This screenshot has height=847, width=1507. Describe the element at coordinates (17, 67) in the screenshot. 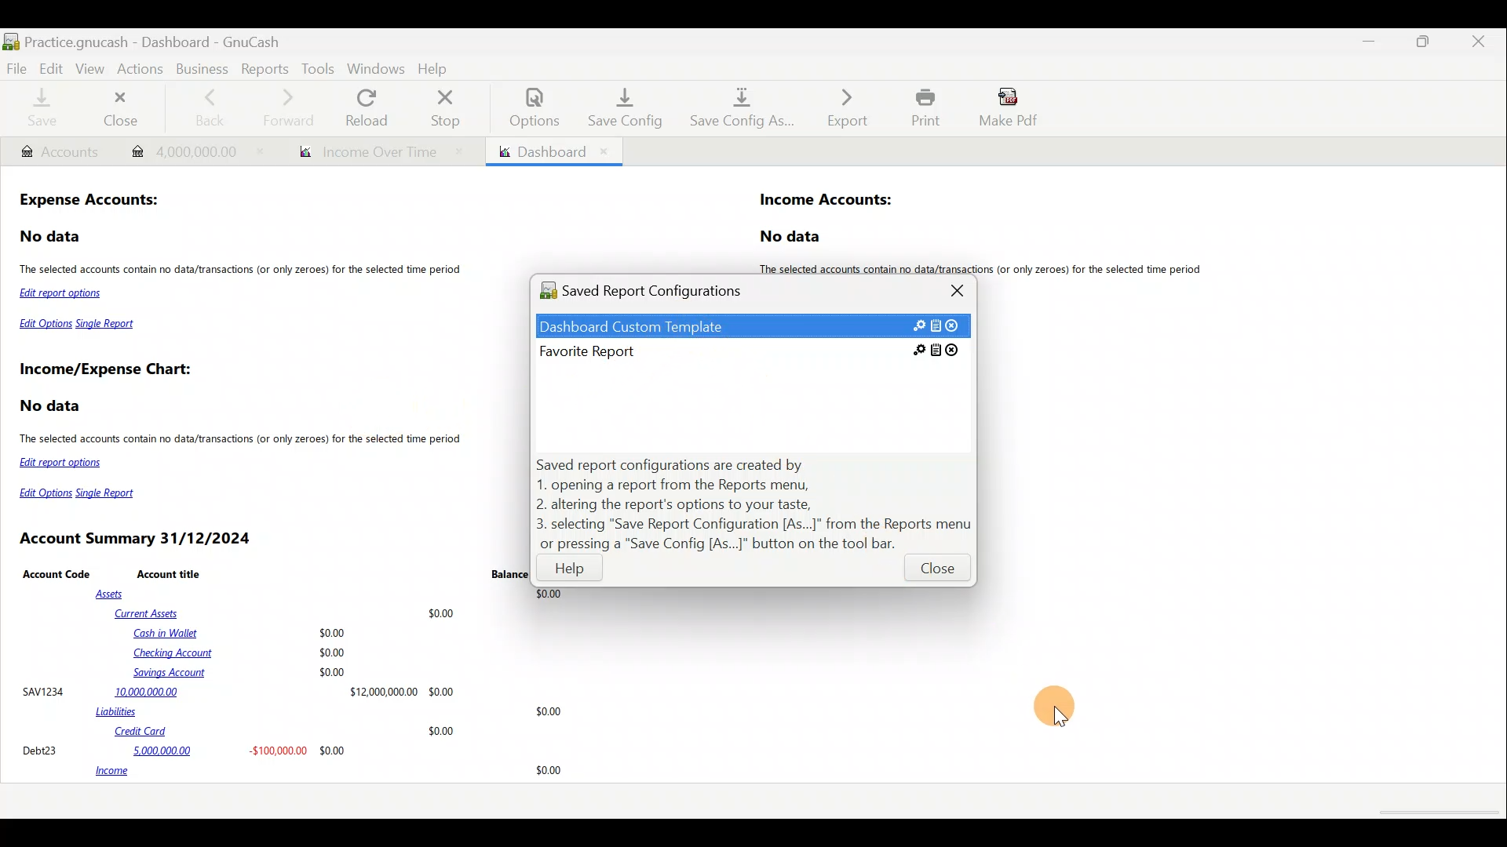

I see `File` at that location.